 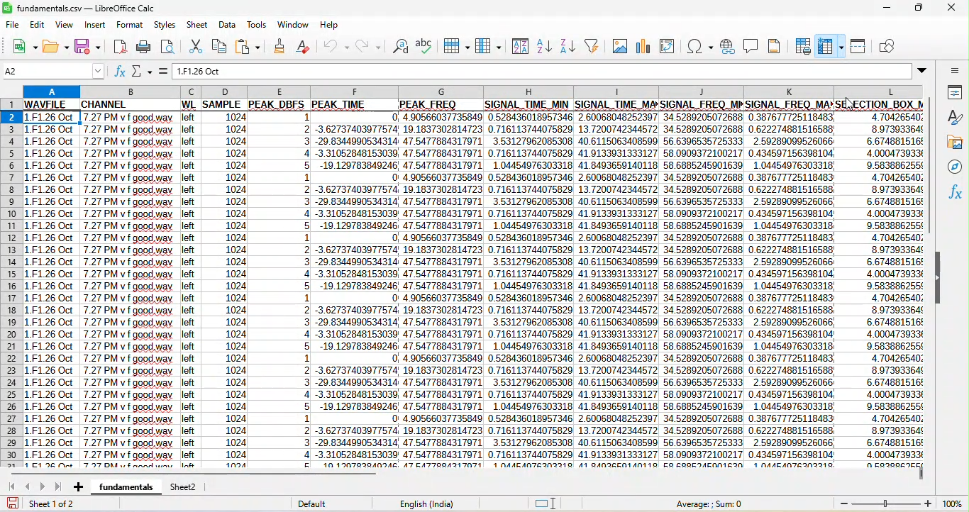 What do you see at coordinates (294, 23) in the screenshot?
I see `window` at bounding box center [294, 23].